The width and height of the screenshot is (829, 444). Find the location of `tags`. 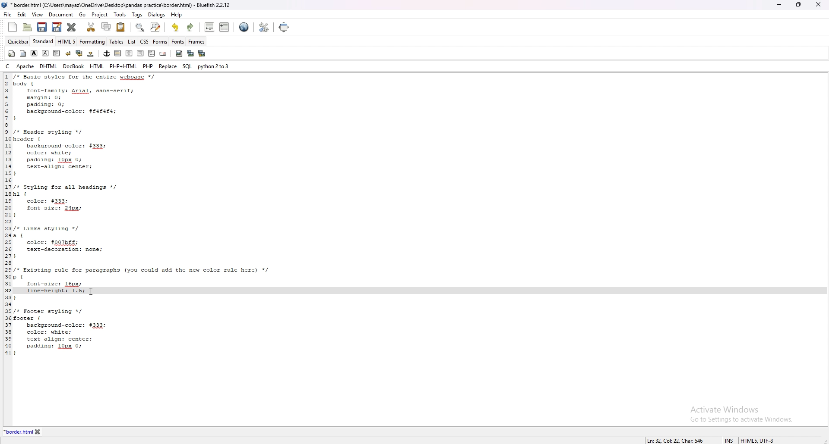

tags is located at coordinates (136, 14).